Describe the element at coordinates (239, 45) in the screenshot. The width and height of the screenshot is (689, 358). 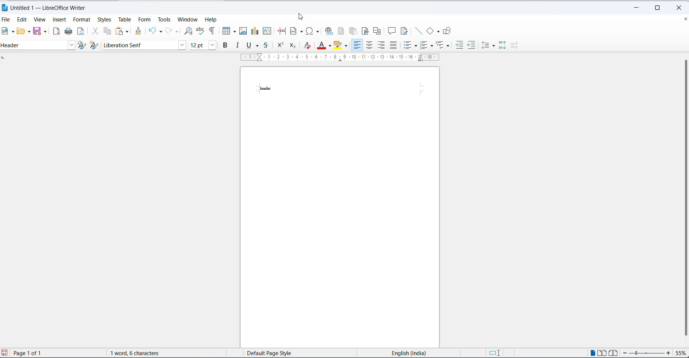
I see `italic` at that location.